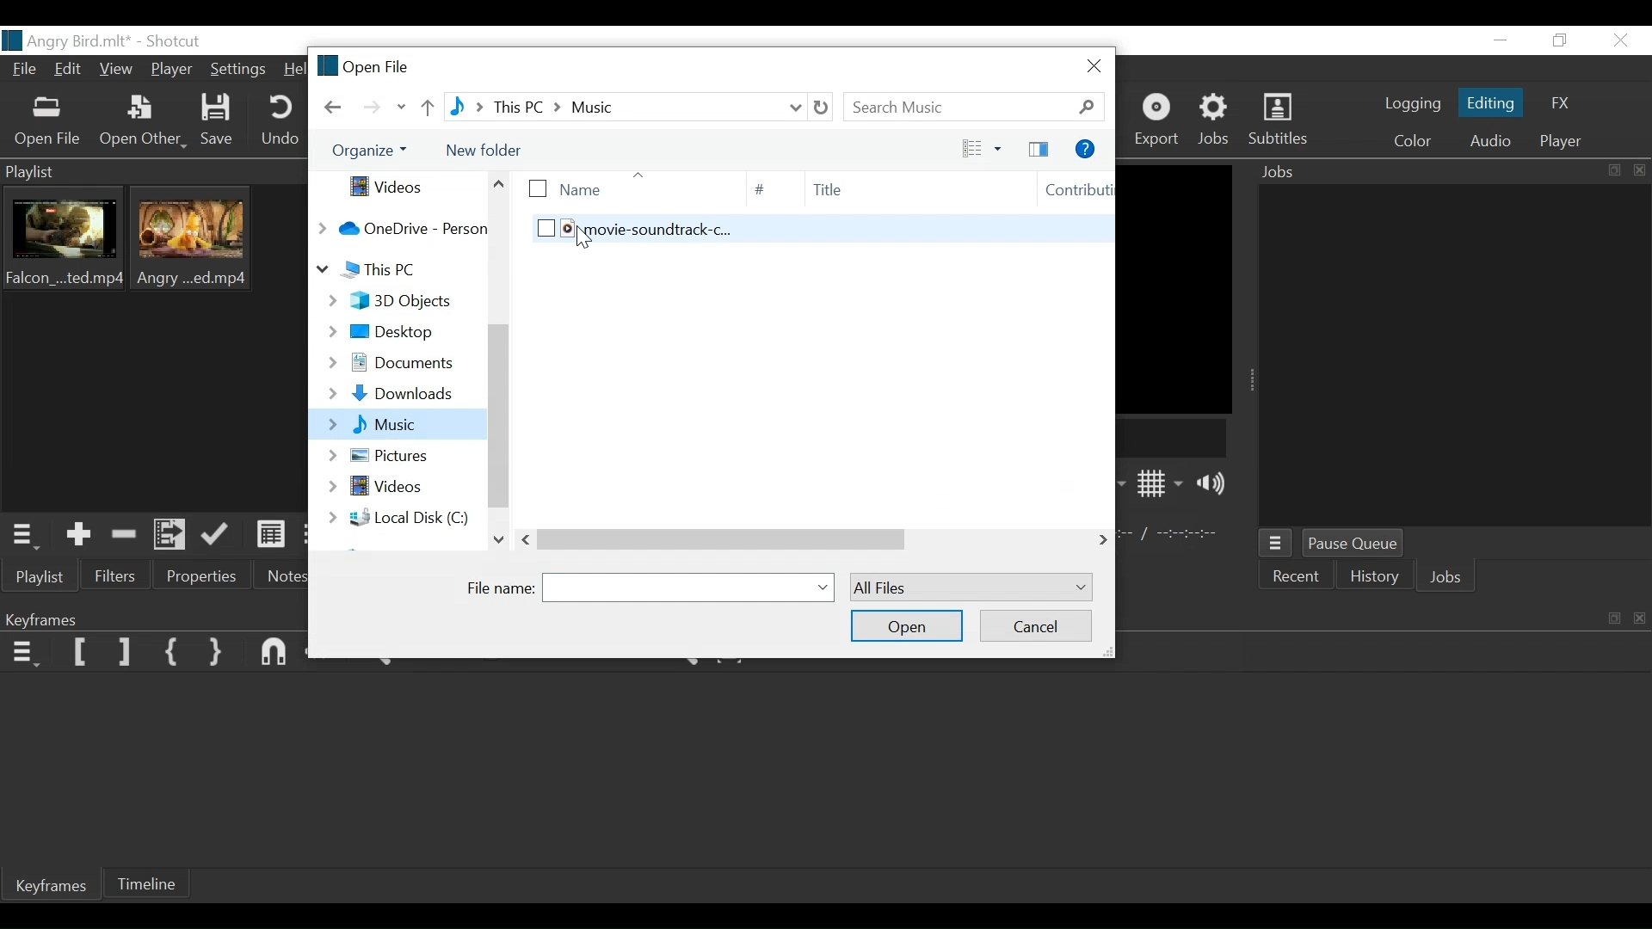 Image resolution: width=1652 pixels, height=929 pixels. Describe the element at coordinates (171, 649) in the screenshot. I see `Set First Simple Keyframe` at that location.